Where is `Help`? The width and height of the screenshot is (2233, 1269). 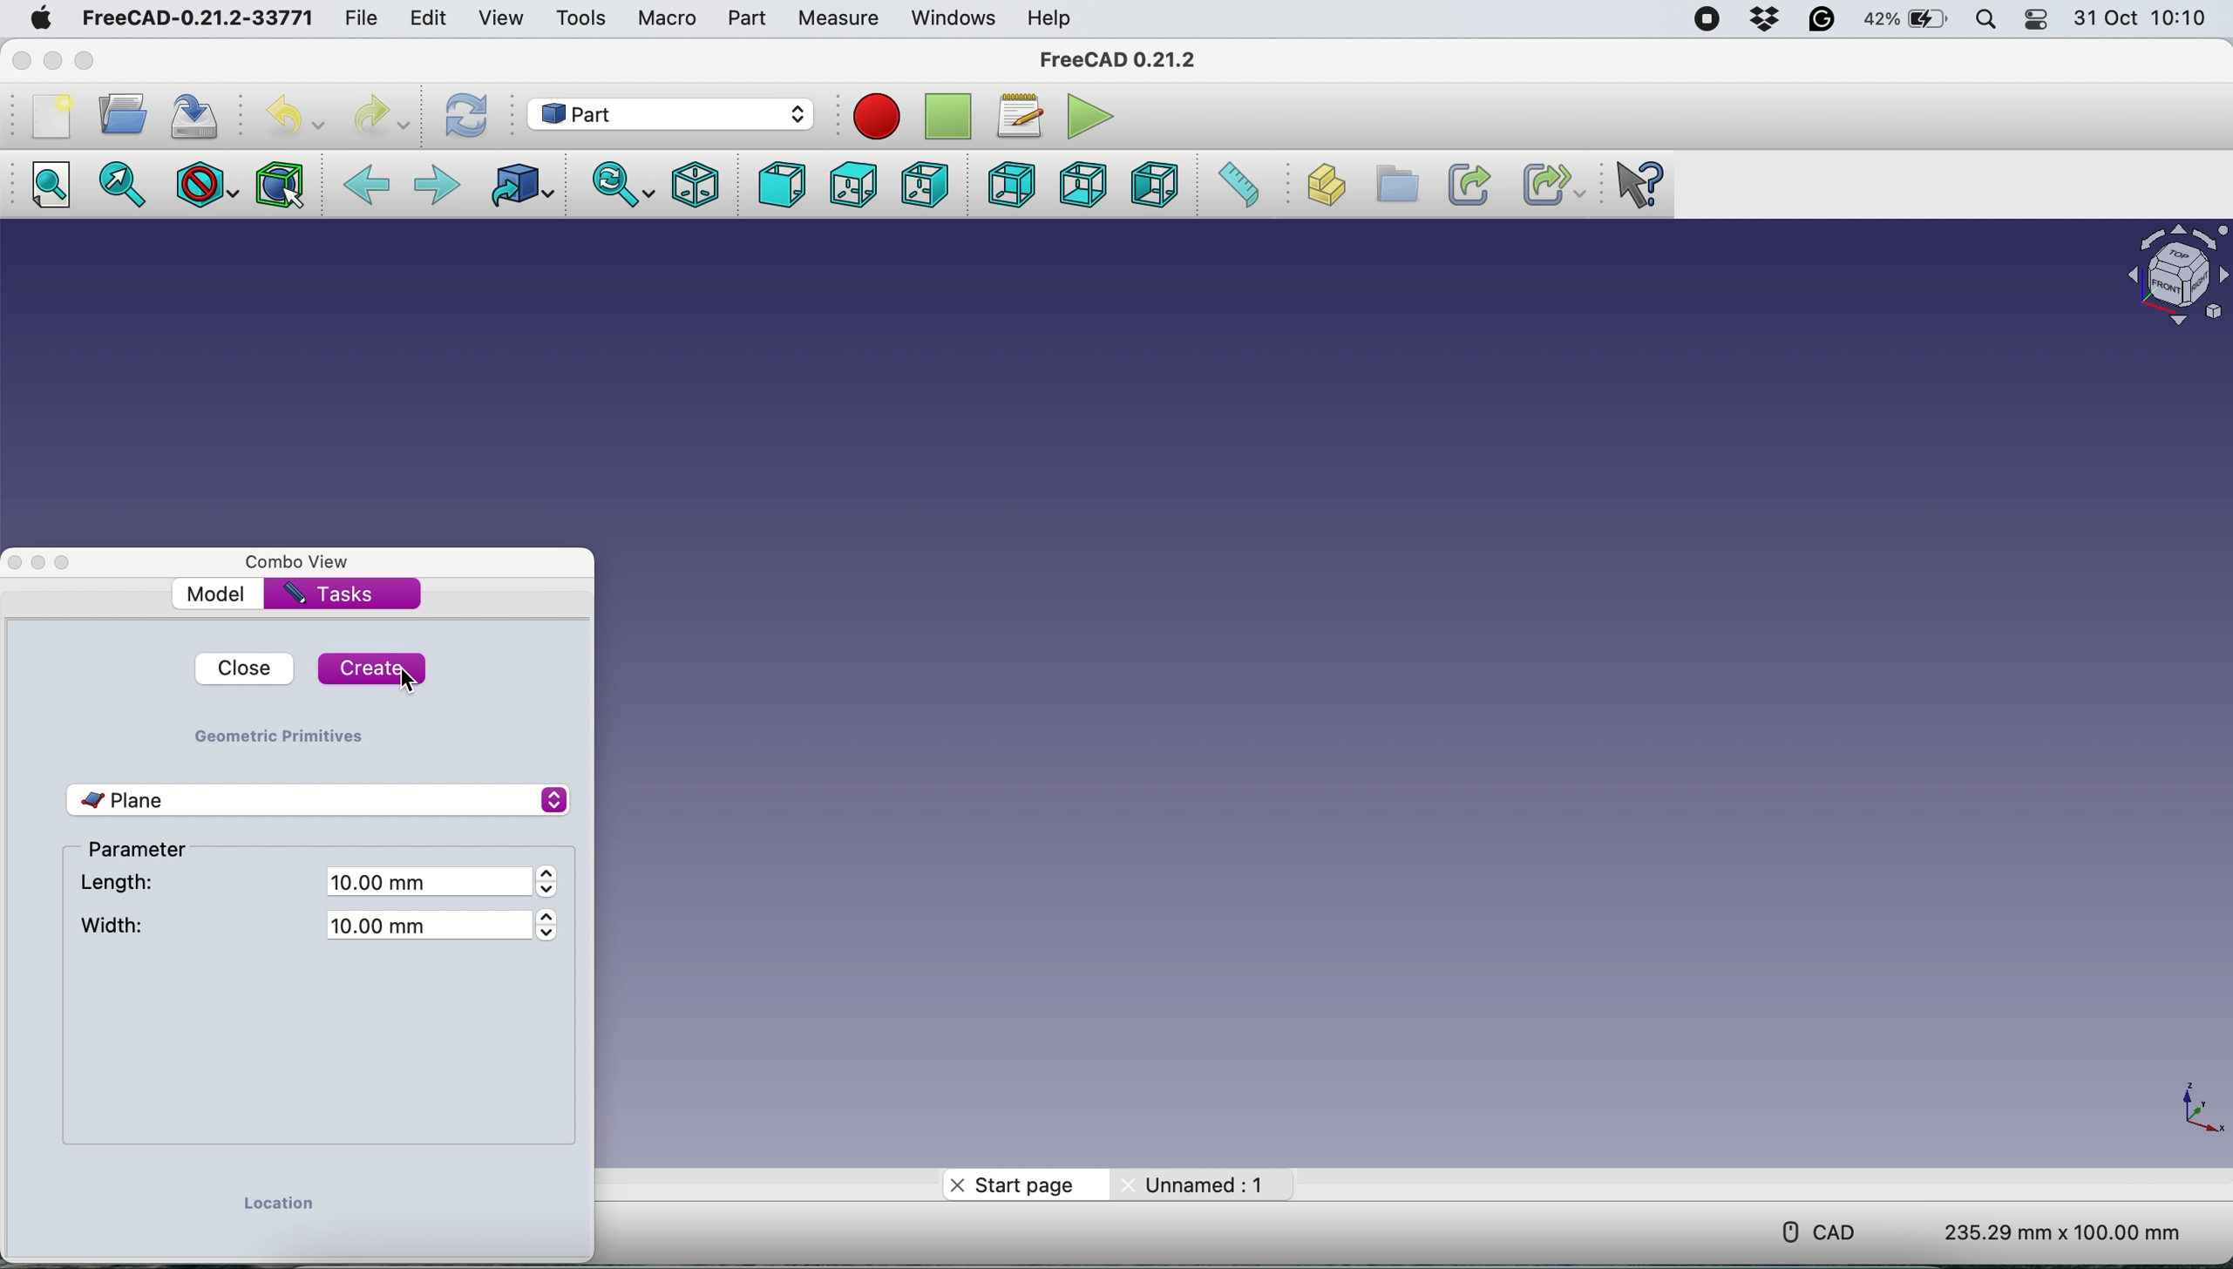
Help is located at coordinates (1049, 19).